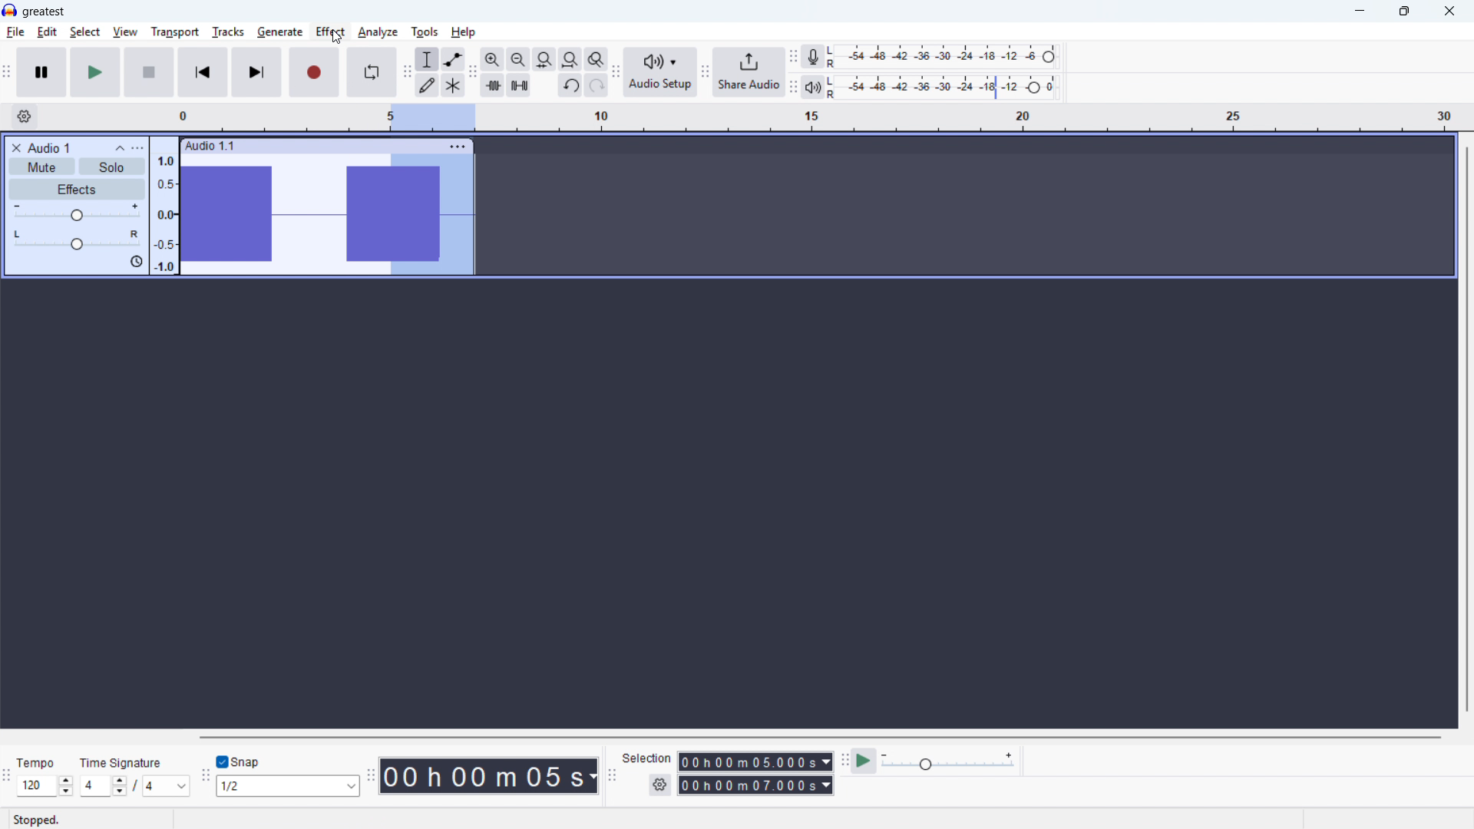 This screenshot has width=1474, height=829. What do you see at coordinates (597, 59) in the screenshot?
I see `Toggle zoom ` at bounding box center [597, 59].